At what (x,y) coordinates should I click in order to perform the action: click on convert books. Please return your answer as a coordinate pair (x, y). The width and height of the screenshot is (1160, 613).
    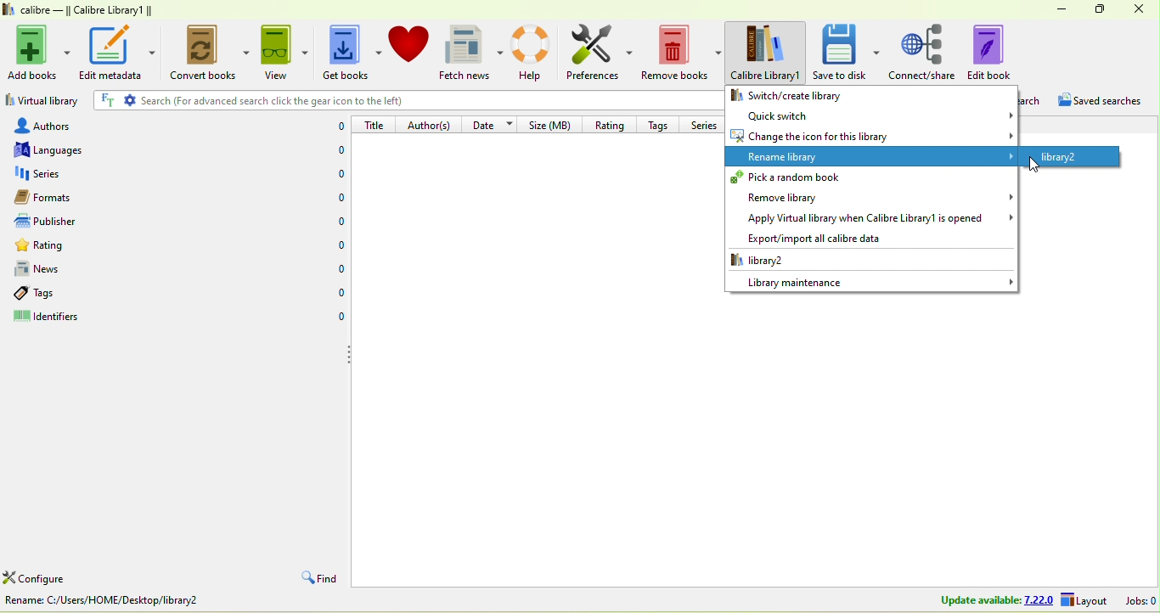
    Looking at the image, I should click on (206, 54).